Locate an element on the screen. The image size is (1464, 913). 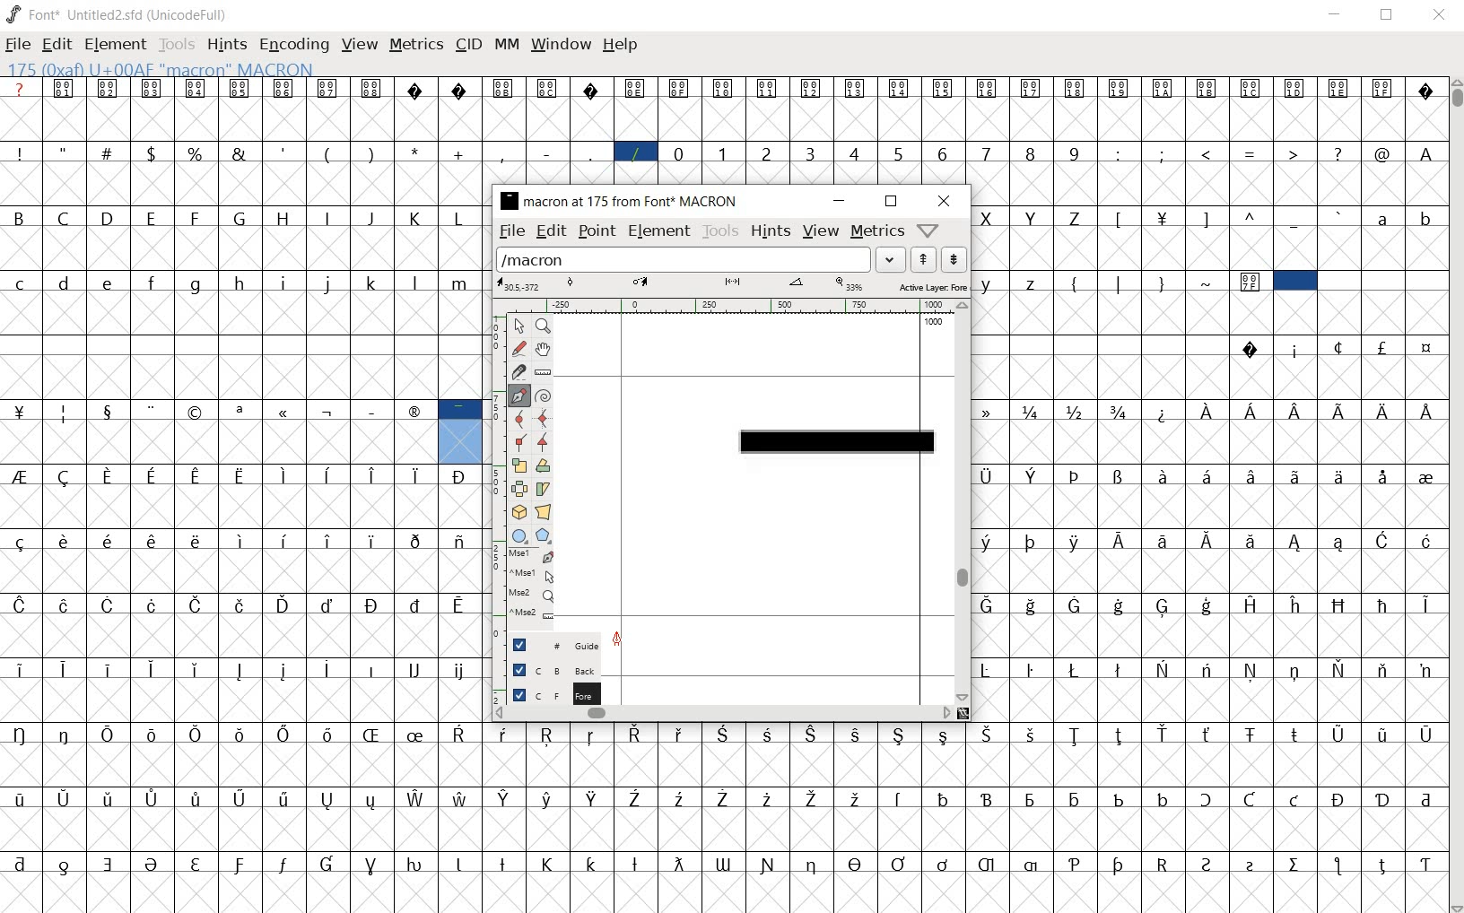
Symbol is located at coordinates (901, 796).